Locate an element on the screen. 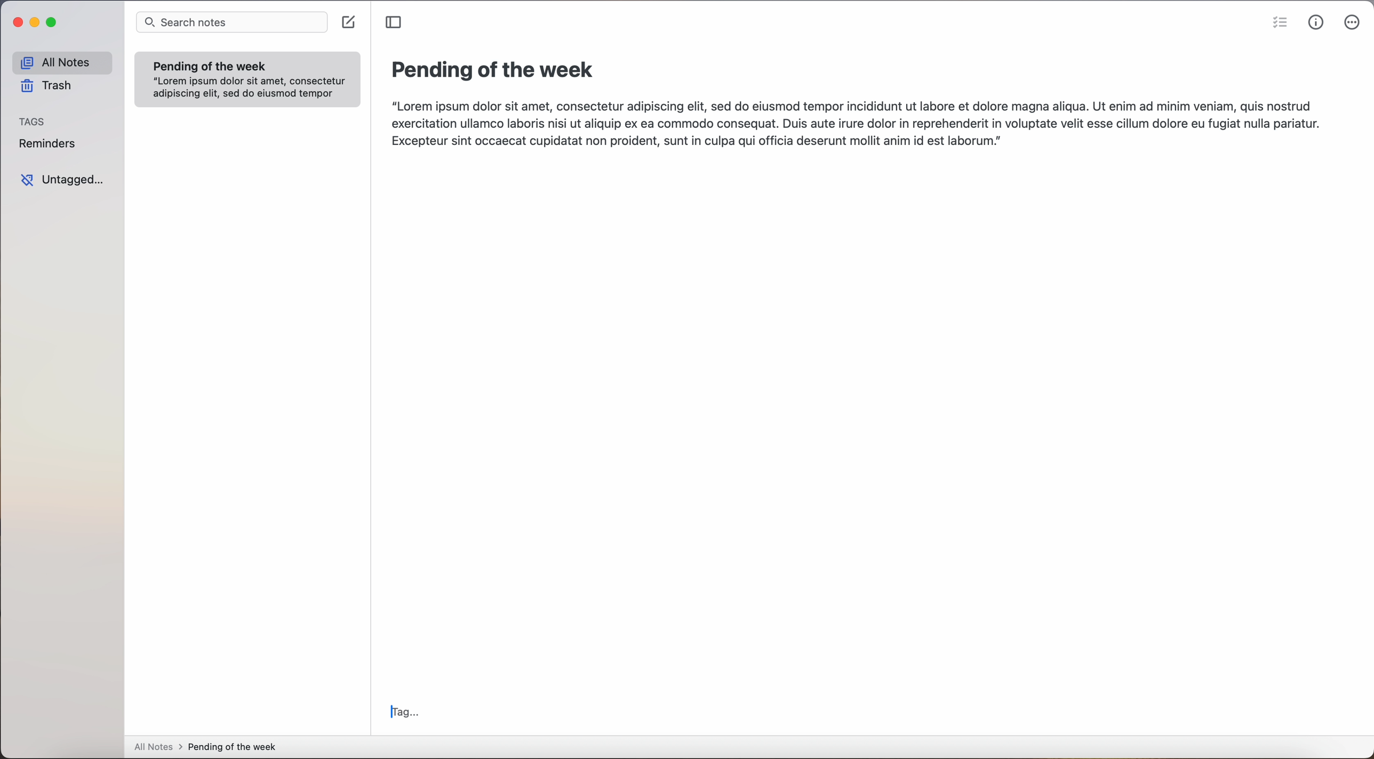  tag is located at coordinates (407, 713).